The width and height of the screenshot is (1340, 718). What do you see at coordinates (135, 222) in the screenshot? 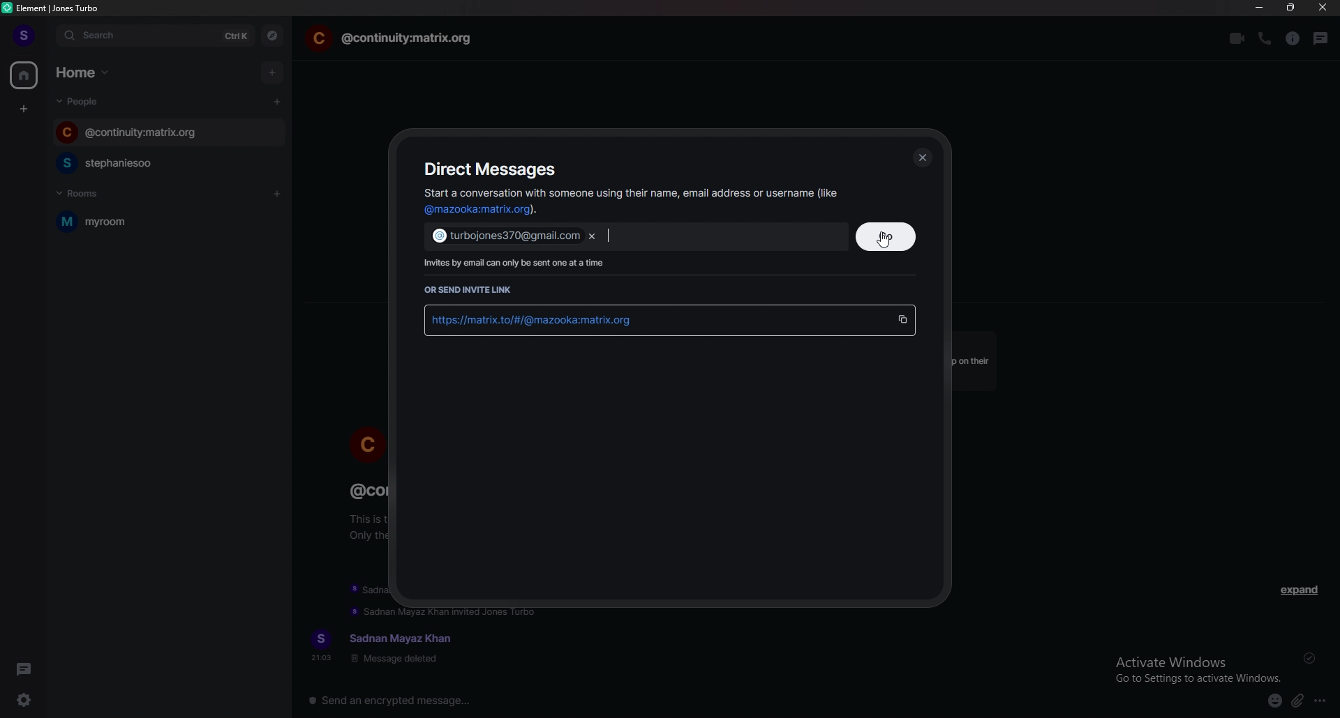
I see `myroom` at bounding box center [135, 222].